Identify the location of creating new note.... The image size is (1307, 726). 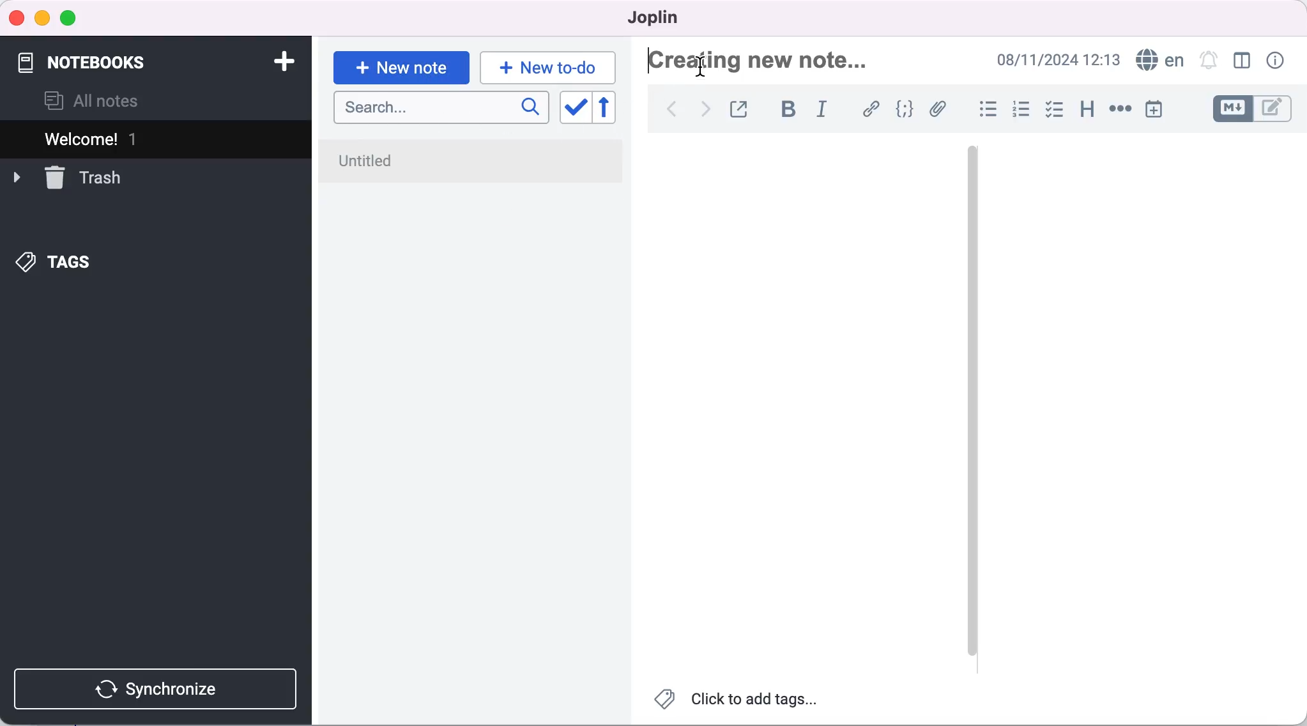
(764, 61).